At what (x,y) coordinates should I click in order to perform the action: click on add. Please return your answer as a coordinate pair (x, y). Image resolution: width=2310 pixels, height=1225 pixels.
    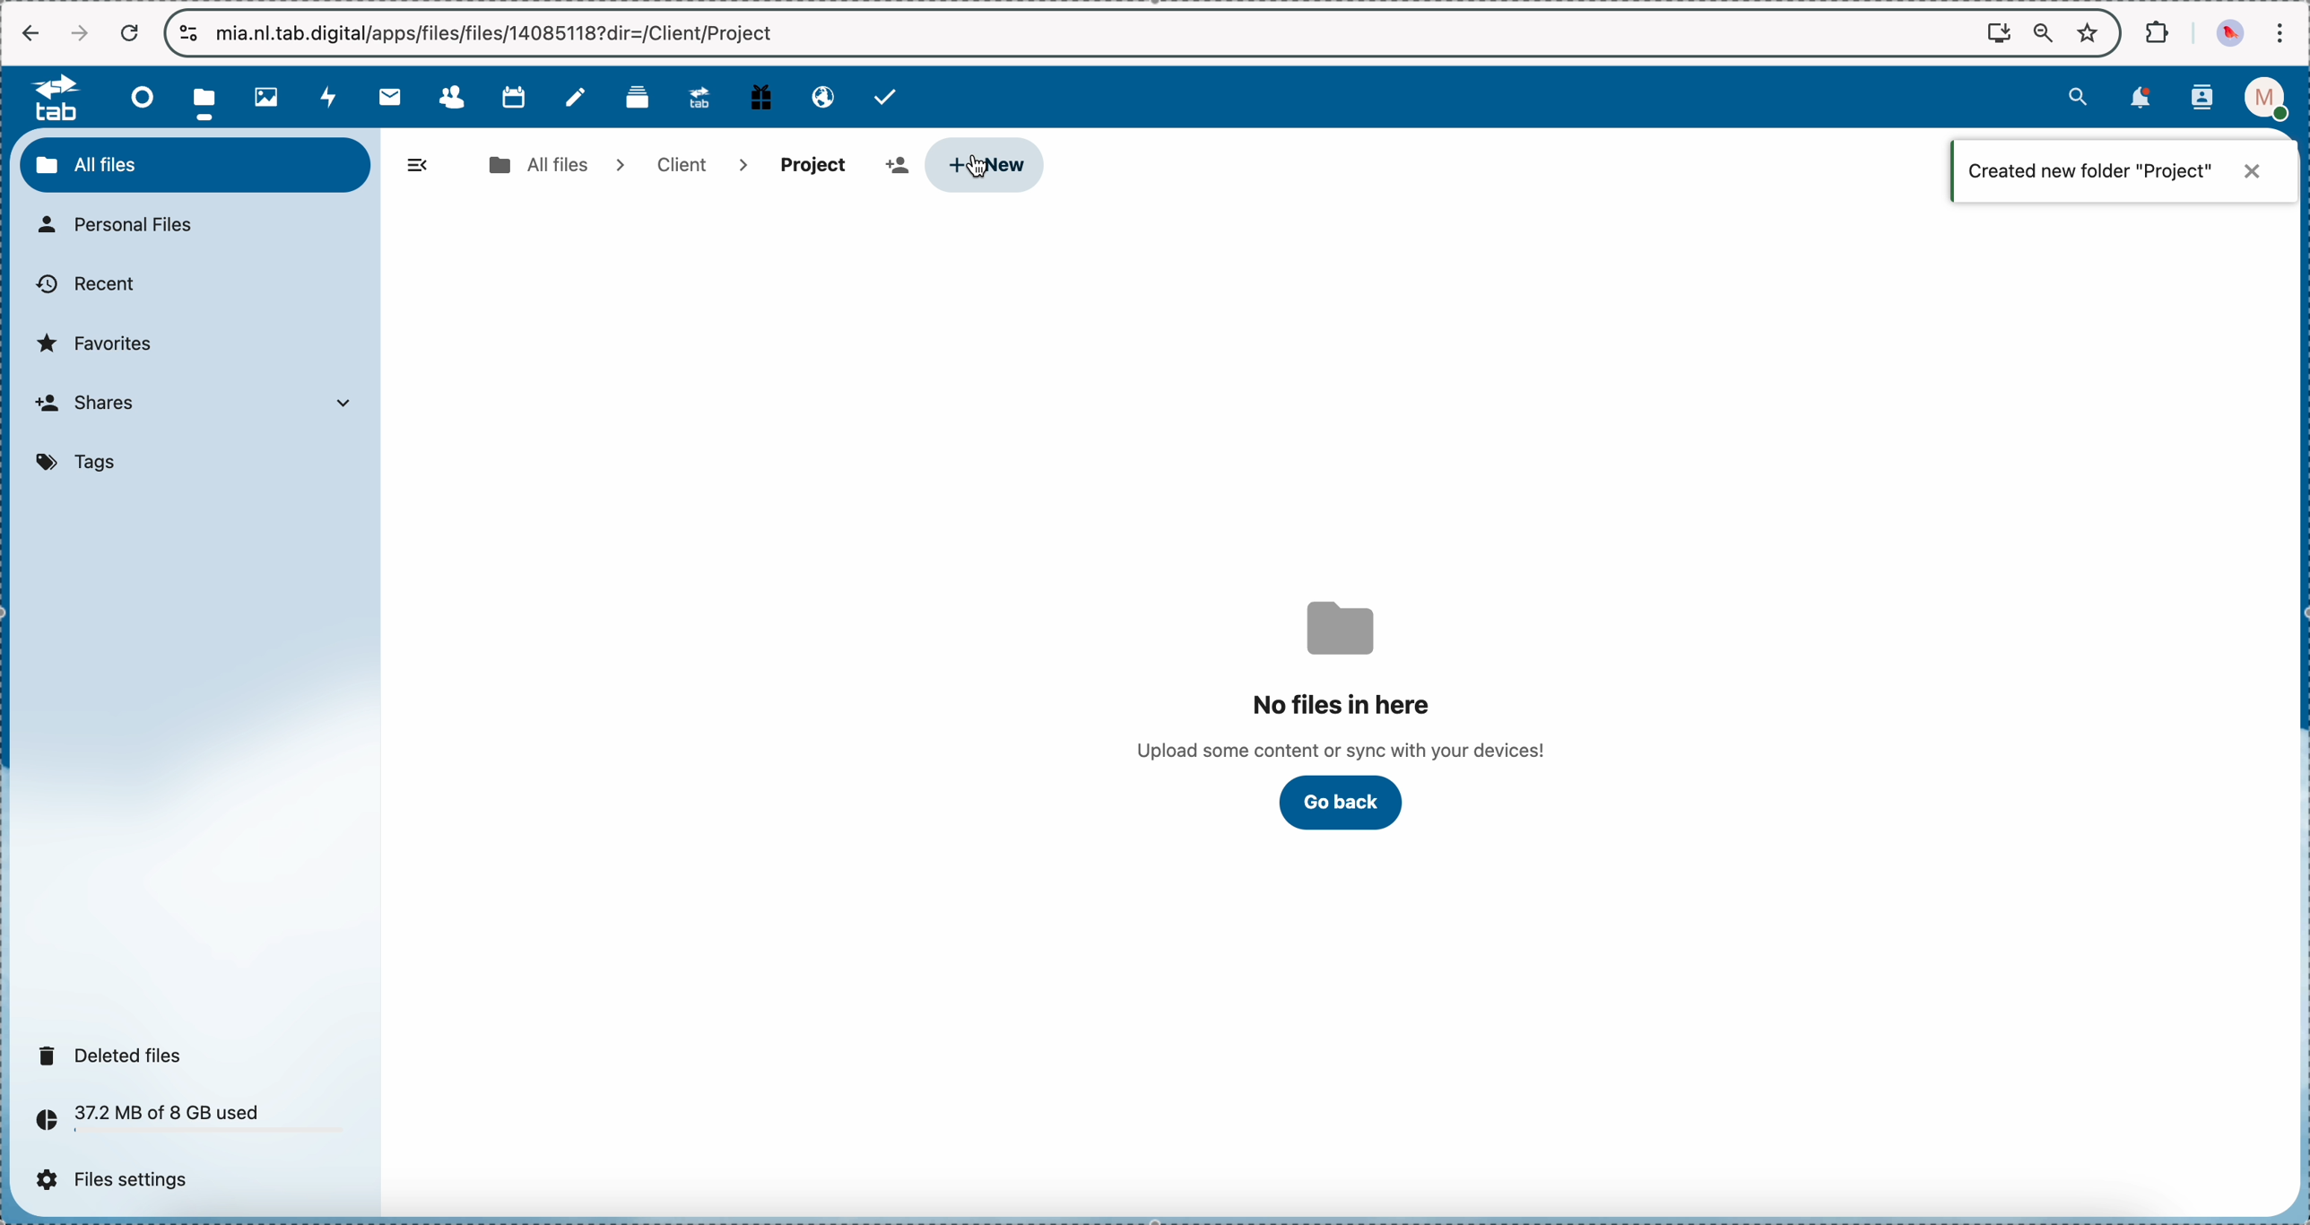
    Looking at the image, I should click on (892, 169).